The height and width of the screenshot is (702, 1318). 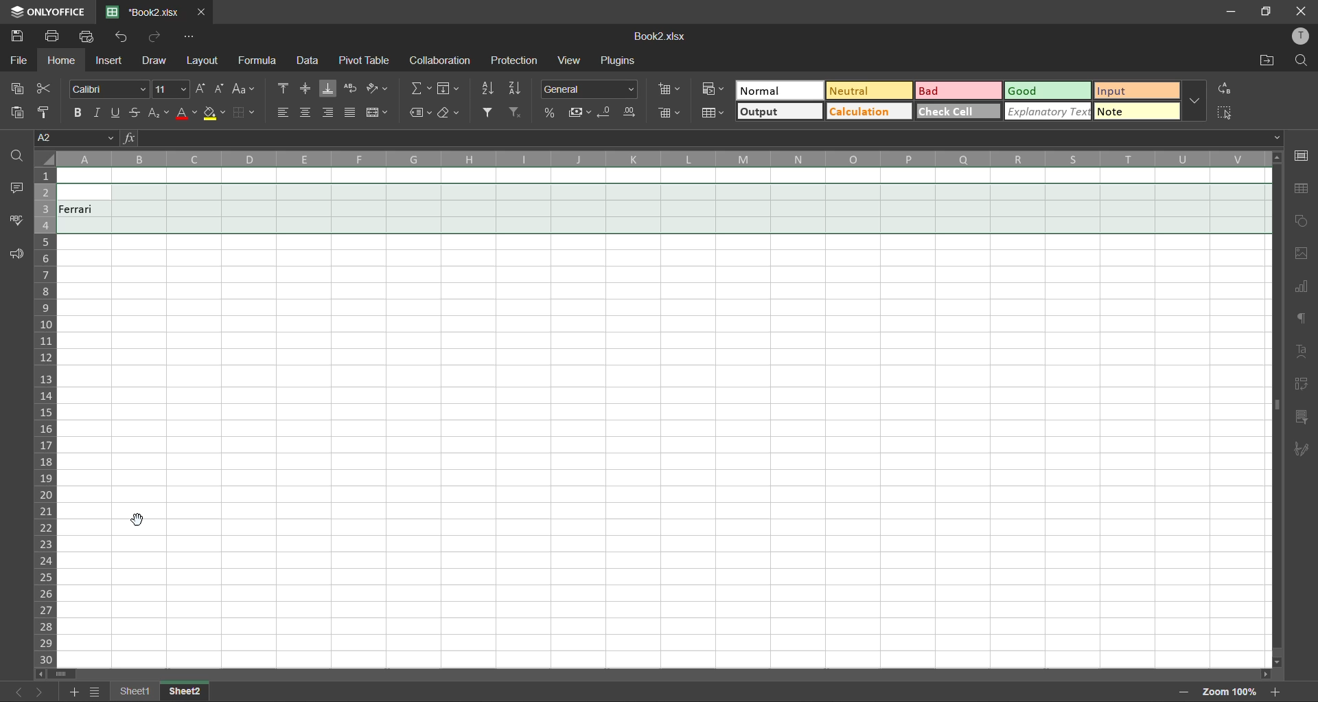 What do you see at coordinates (1181, 693) in the screenshot?
I see `zoom out` at bounding box center [1181, 693].